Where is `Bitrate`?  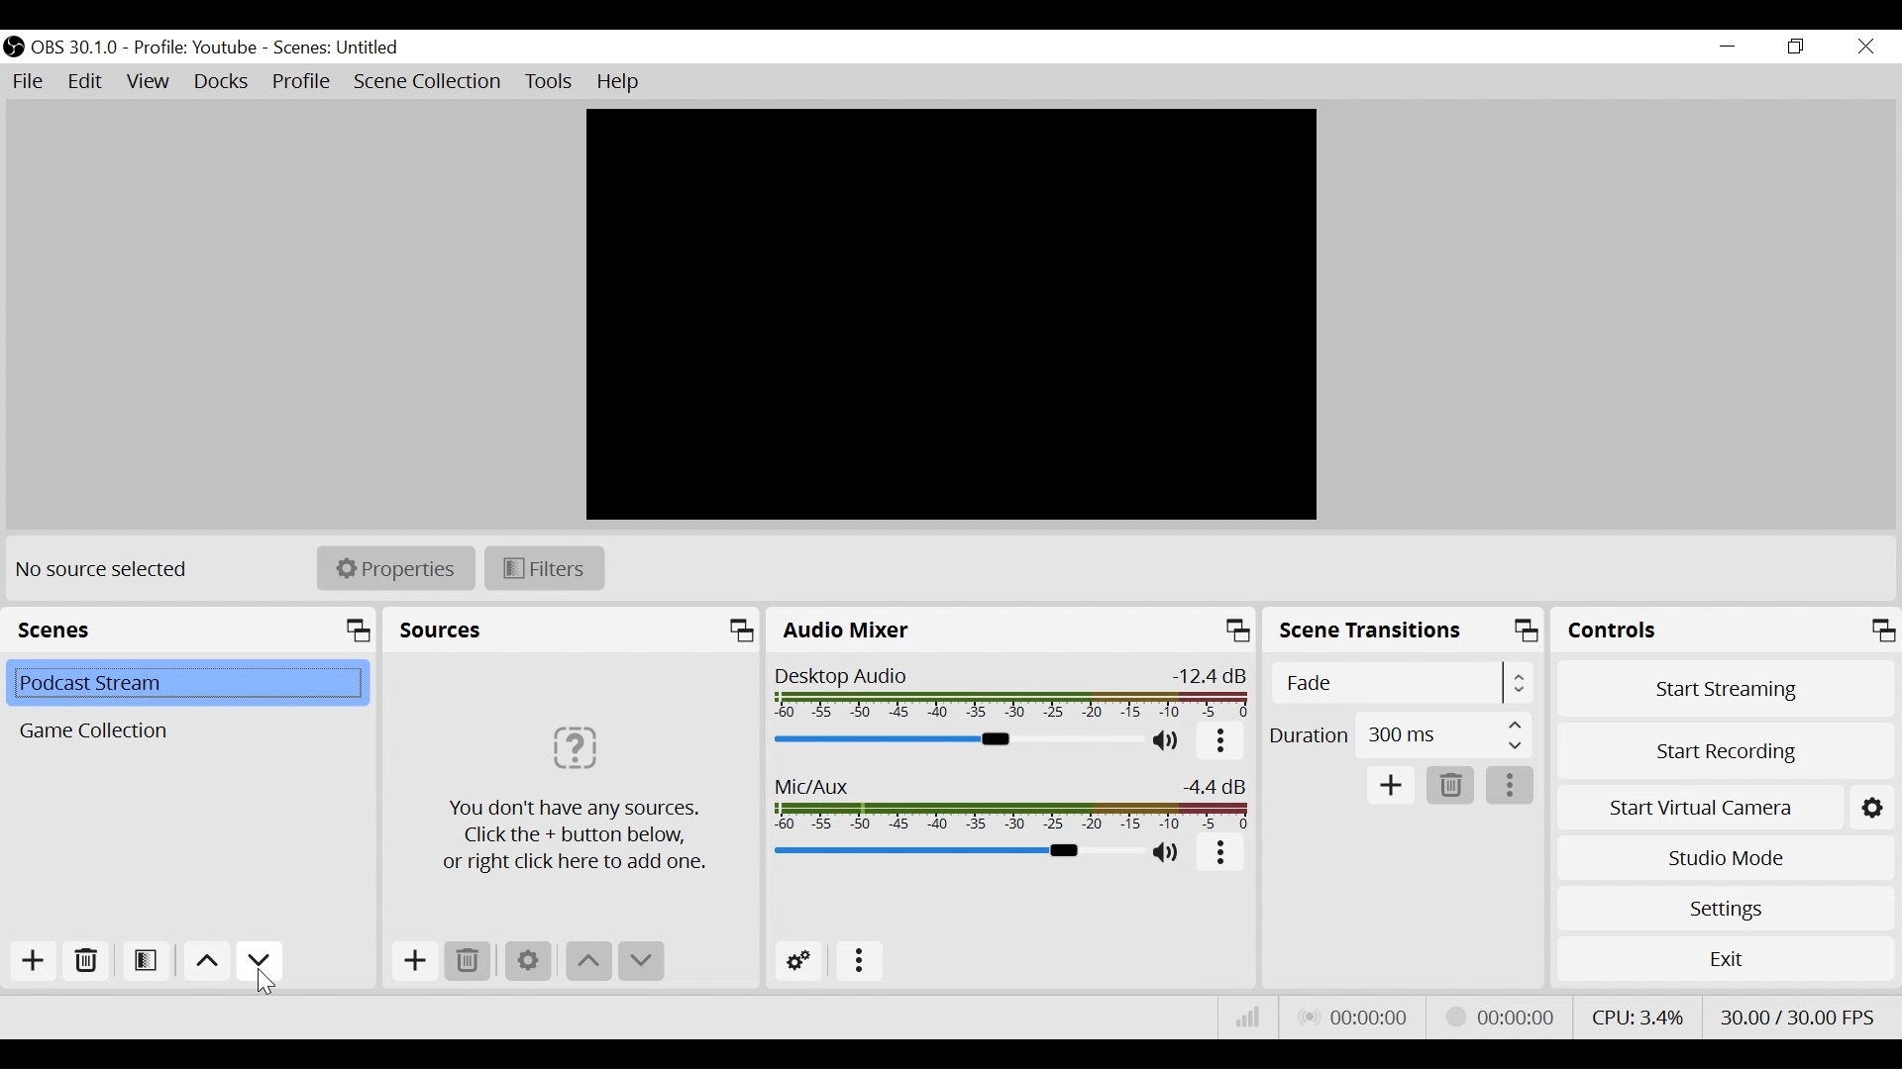 Bitrate is located at coordinates (1246, 1016).